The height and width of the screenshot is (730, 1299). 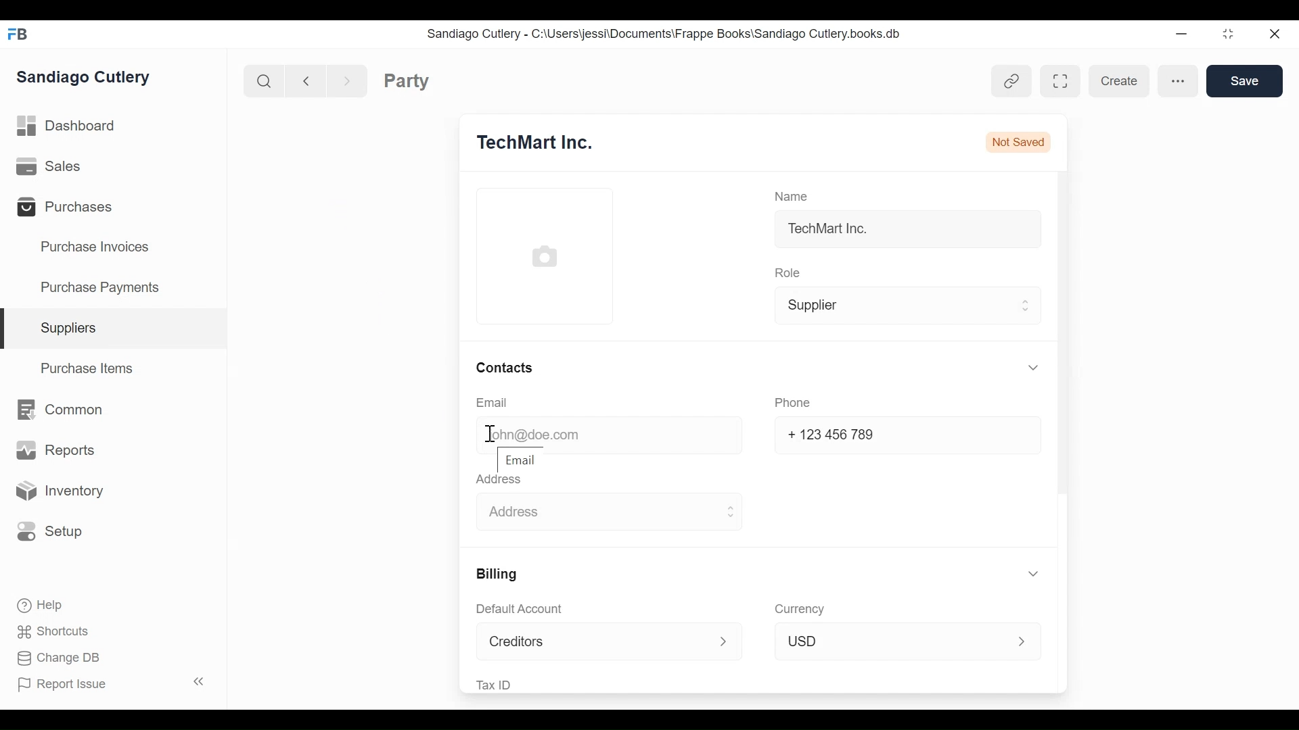 What do you see at coordinates (310, 79) in the screenshot?
I see `back` at bounding box center [310, 79].